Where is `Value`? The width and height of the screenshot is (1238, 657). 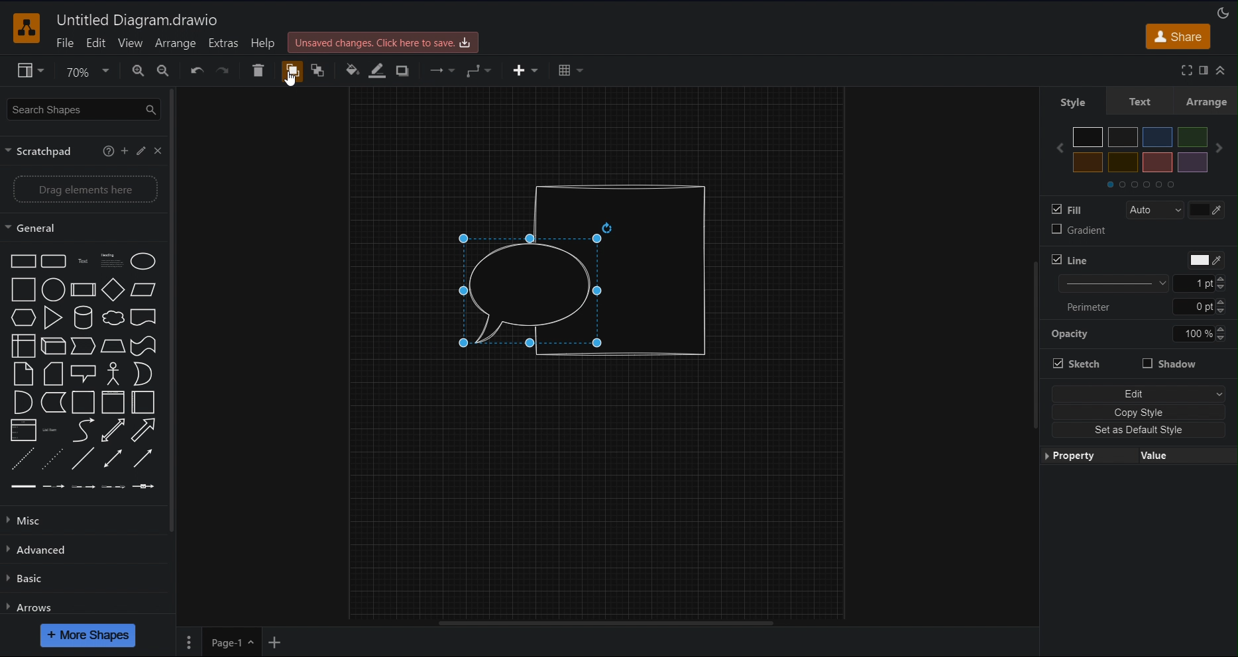 Value is located at coordinates (1188, 456).